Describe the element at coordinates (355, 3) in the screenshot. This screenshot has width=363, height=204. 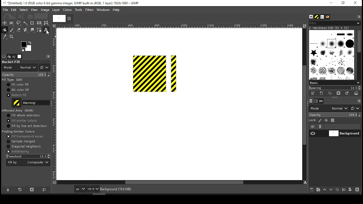
I see `close window` at that location.